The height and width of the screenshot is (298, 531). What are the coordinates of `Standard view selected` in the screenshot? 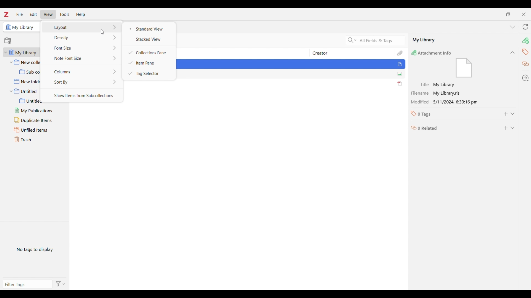 It's located at (150, 29).